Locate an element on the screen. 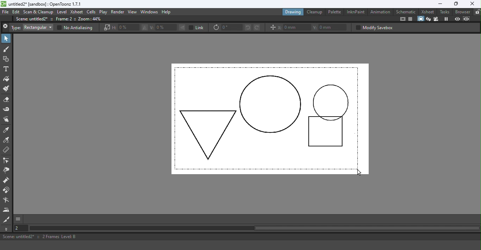  Eraser tool is located at coordinates (8, 100).